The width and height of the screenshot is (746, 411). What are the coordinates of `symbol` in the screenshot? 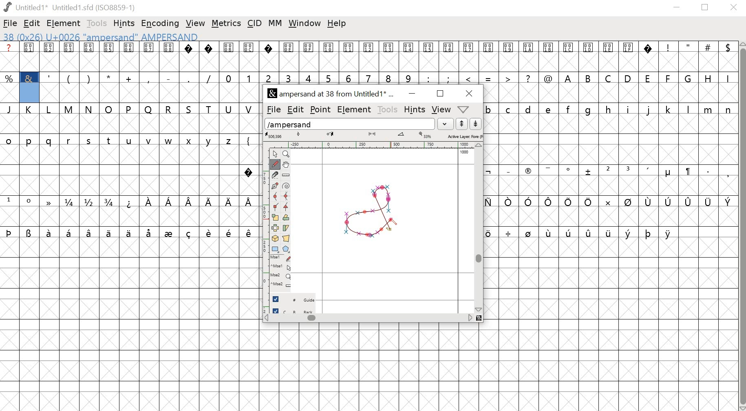 It's located at (90, 232).